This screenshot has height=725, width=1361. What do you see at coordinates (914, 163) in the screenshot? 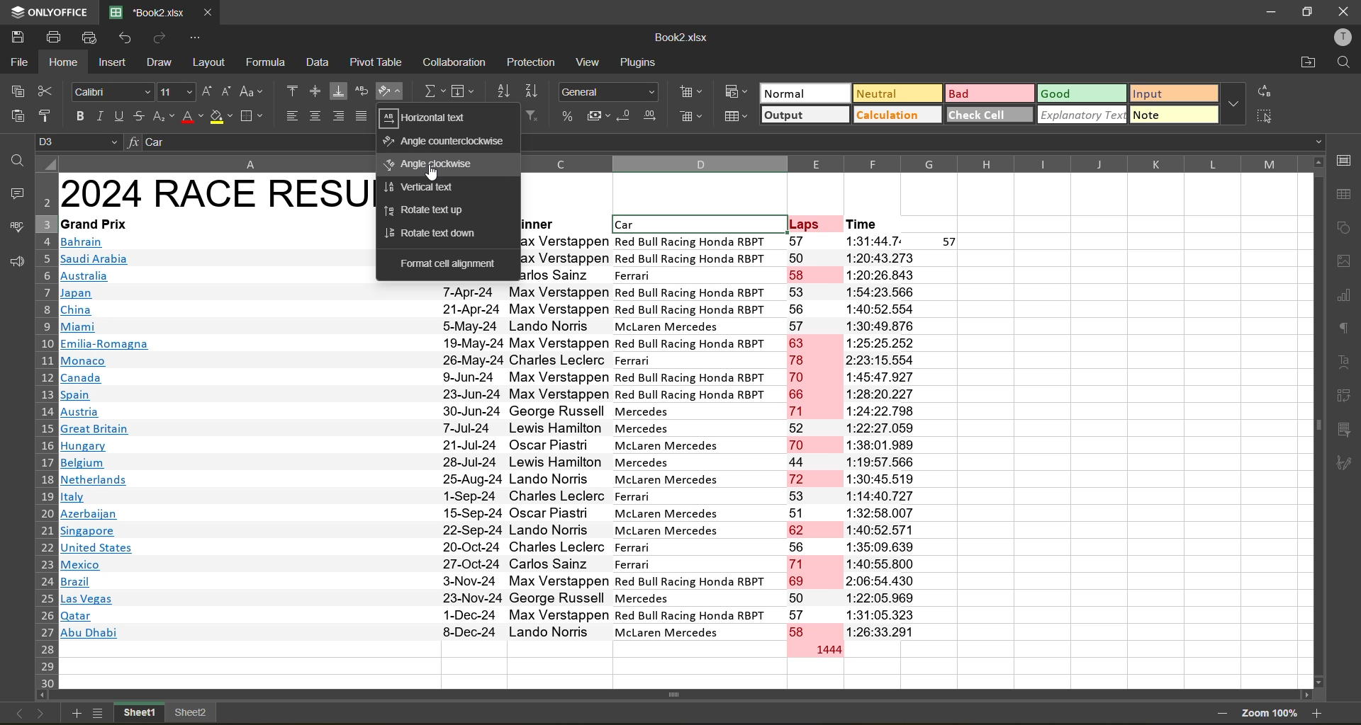
I see `column names` at bounding box center [914, 163].